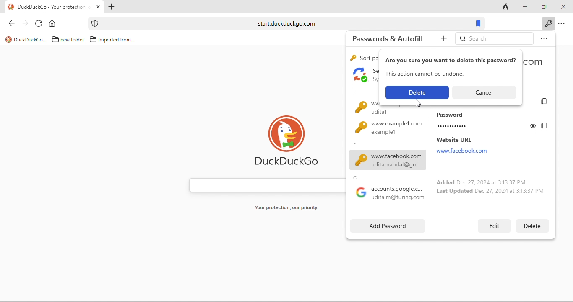 The width and height of the screenshot is (573, 302). Describe the element at coordinates (53, 24) in the screenshot. I see `home` at that location.